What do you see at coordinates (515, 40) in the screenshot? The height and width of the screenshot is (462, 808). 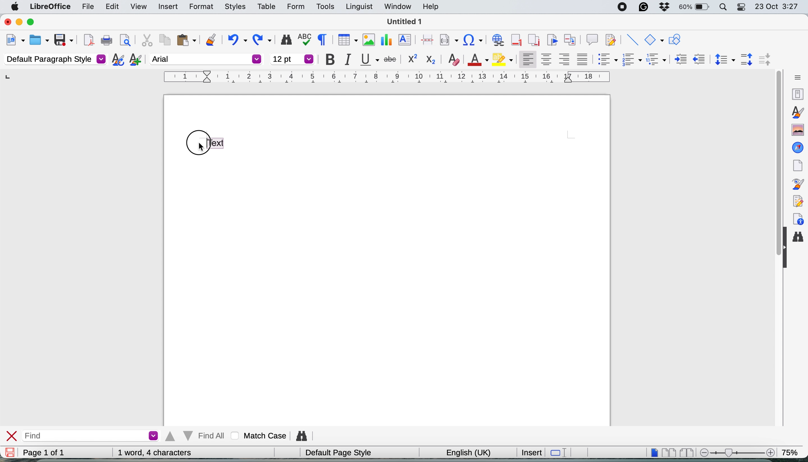 I see `insert footnote` at bounding box center [515, 40].